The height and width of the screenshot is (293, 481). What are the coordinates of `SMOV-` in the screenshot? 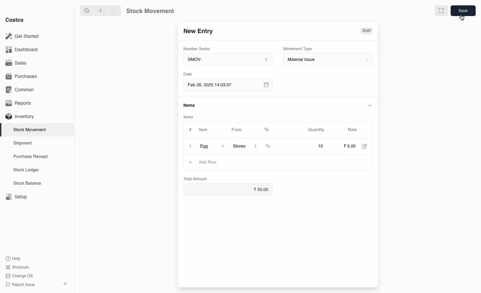 It's located at (228, 59).